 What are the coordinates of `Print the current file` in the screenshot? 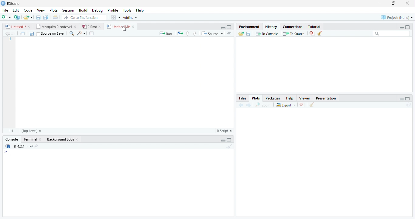 It's located at (55, 17).